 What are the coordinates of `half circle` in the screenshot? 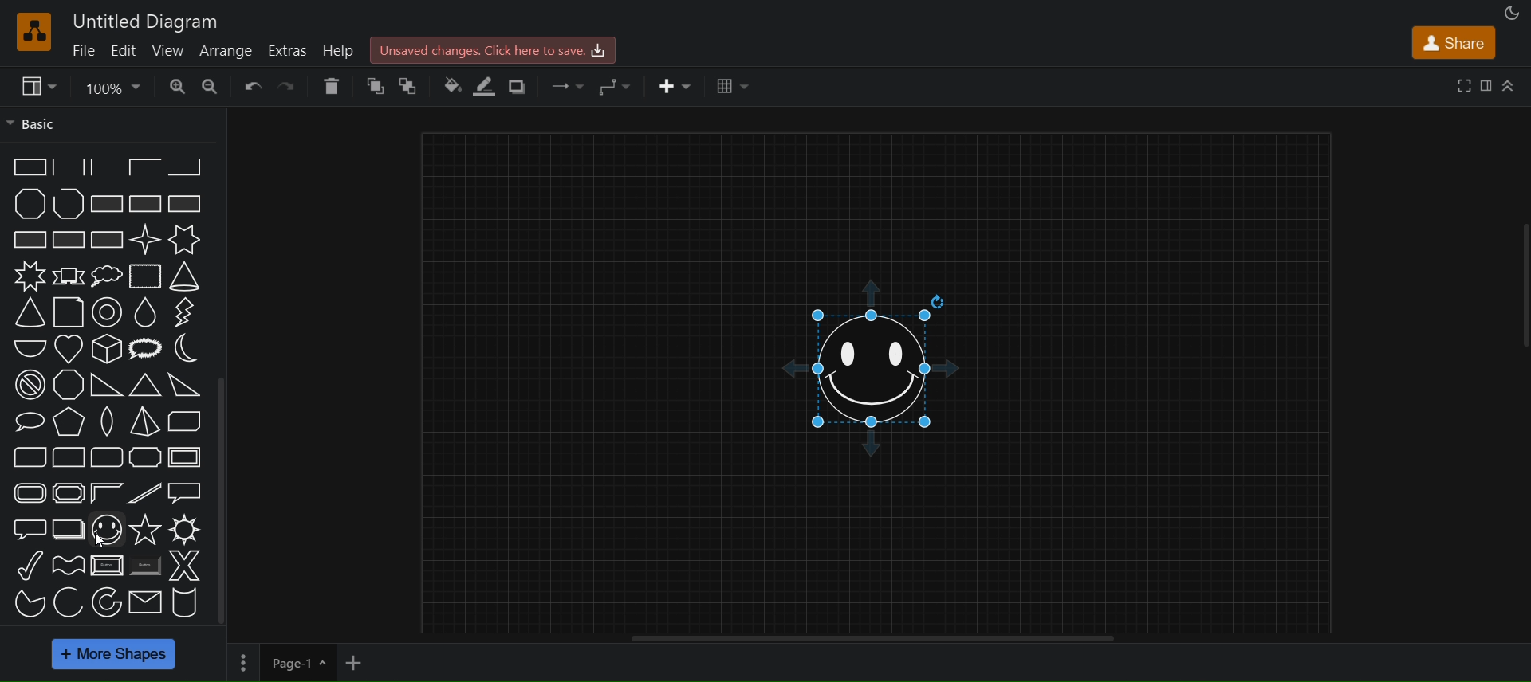 It's located at (25, 347).